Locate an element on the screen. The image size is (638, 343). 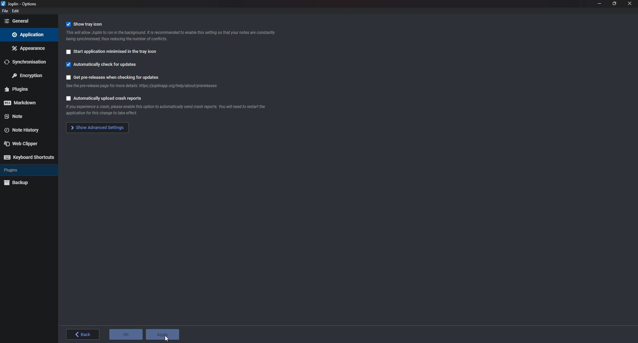
Info is located at coordinates (141, 88).